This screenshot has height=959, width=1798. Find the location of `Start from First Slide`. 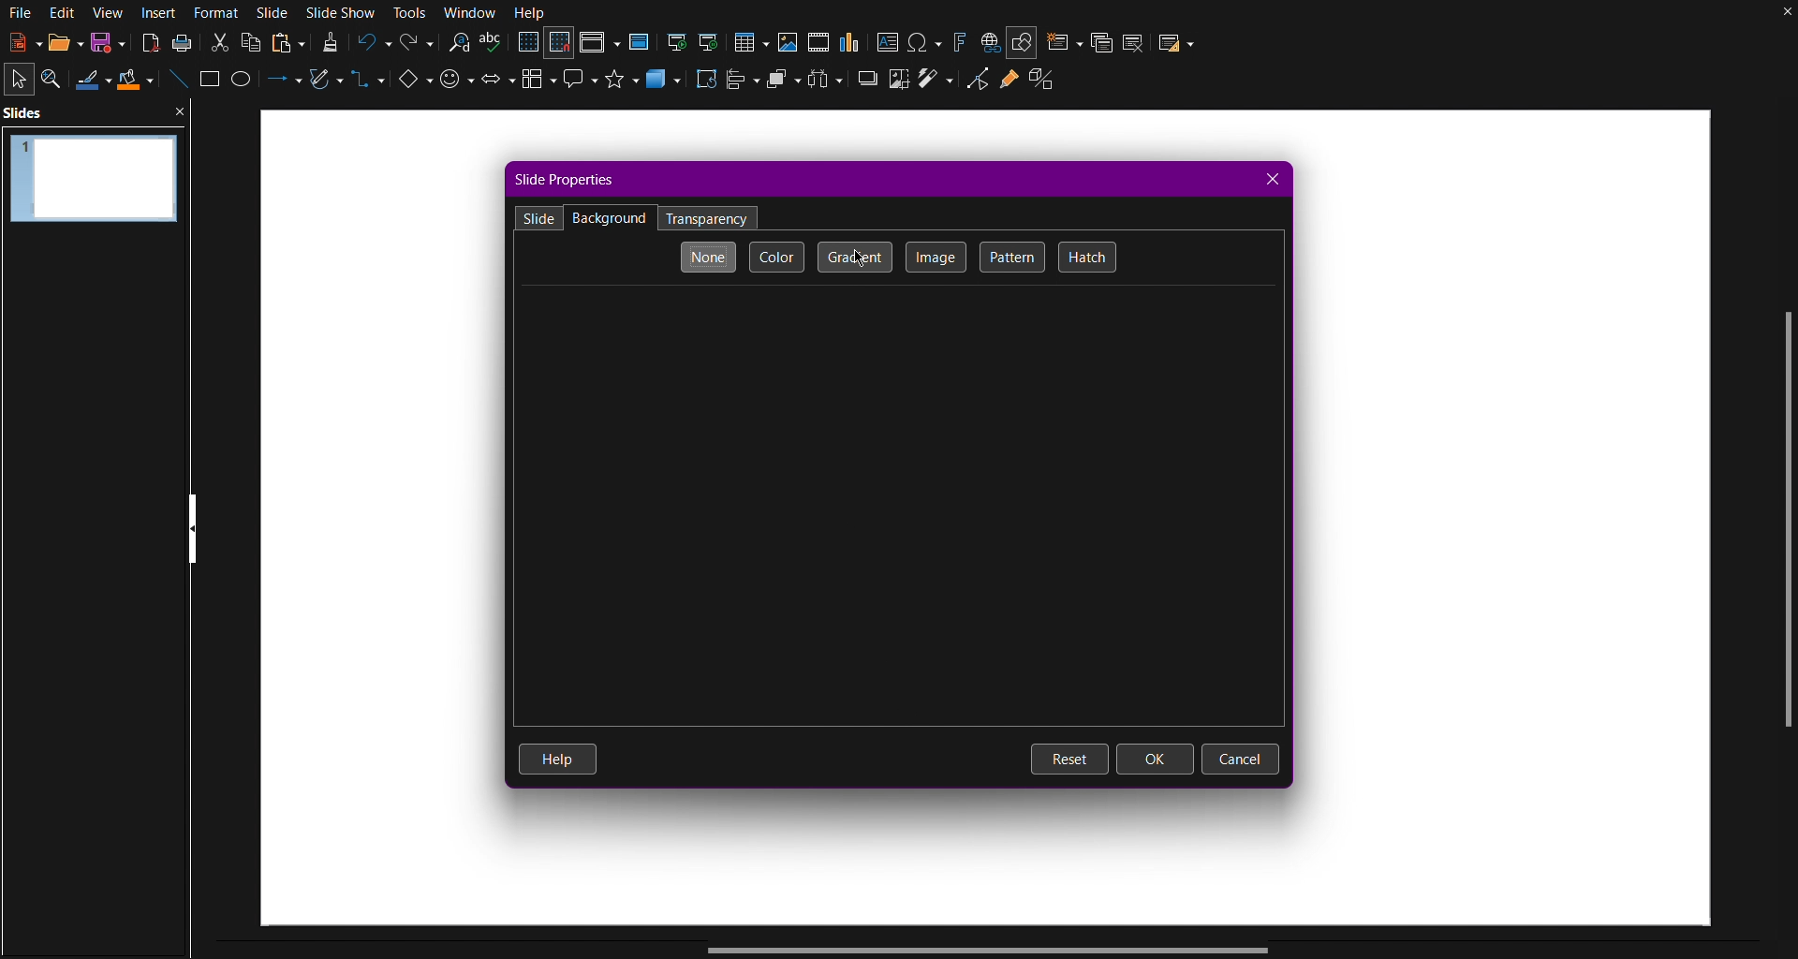

Start from First Slide is located at coordinates (677, 40).